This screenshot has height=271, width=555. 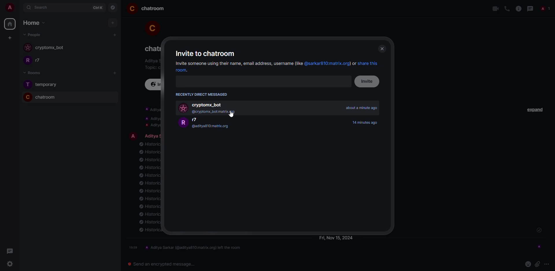 What do you see at coordinates (556, 175) in the screenshot?
I see `scroll bar` at bounding box center [556, 175].